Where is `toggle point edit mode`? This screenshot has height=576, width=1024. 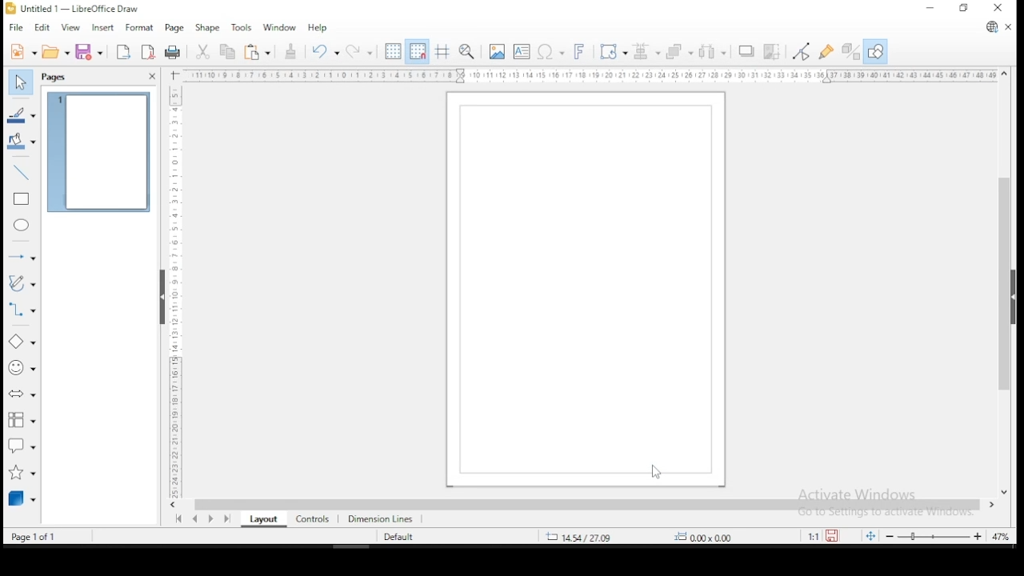 toggle point edit mode is located at coordinates (803, 51).